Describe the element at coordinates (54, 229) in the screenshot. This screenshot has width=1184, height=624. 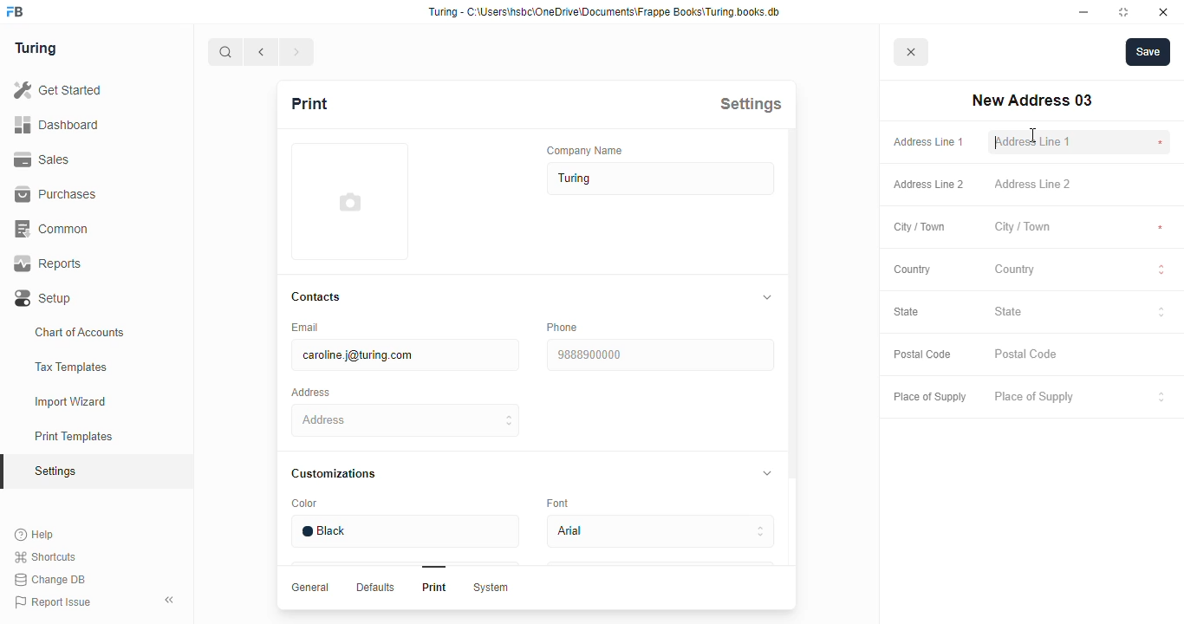
I see `common` at that location.